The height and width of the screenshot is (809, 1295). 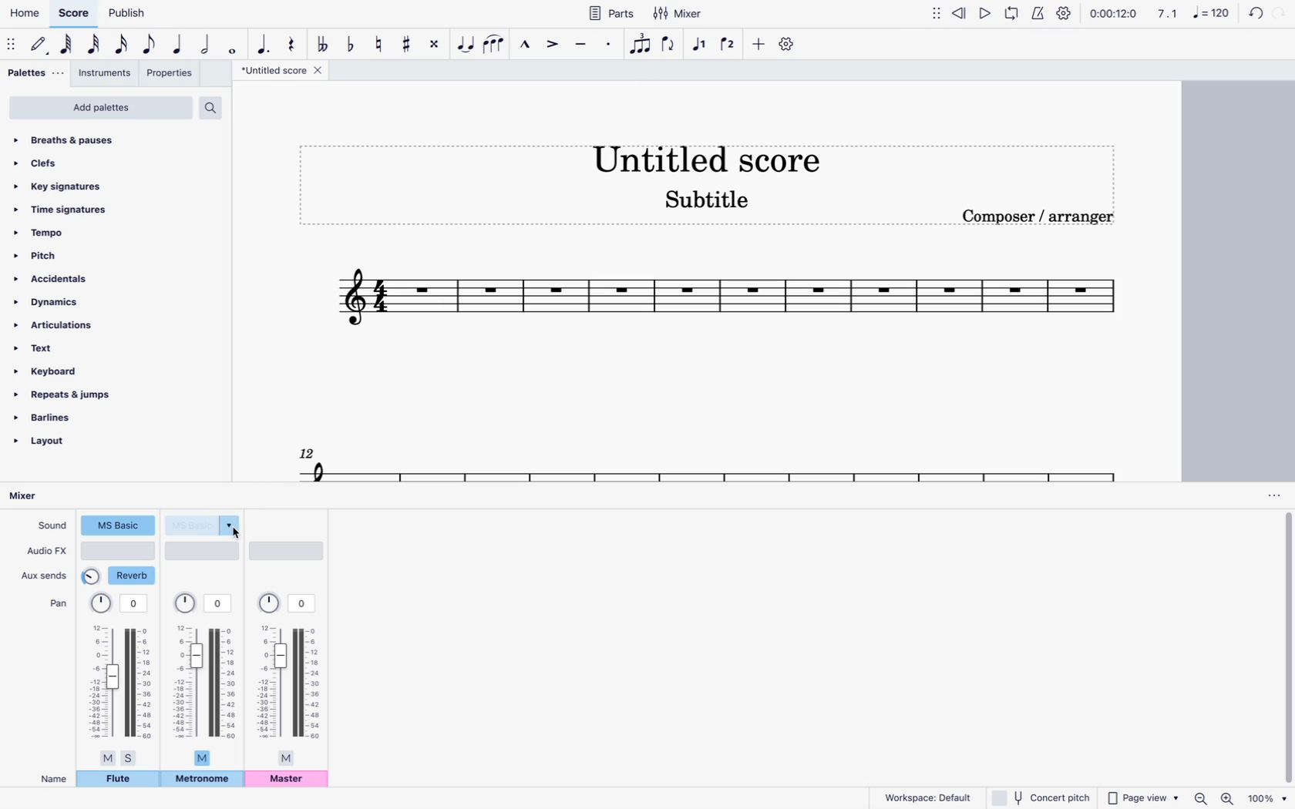 What do you see at coordinates (96, 45) in the screenshot?
I see `32nd note` at bounding box center [96, 45].